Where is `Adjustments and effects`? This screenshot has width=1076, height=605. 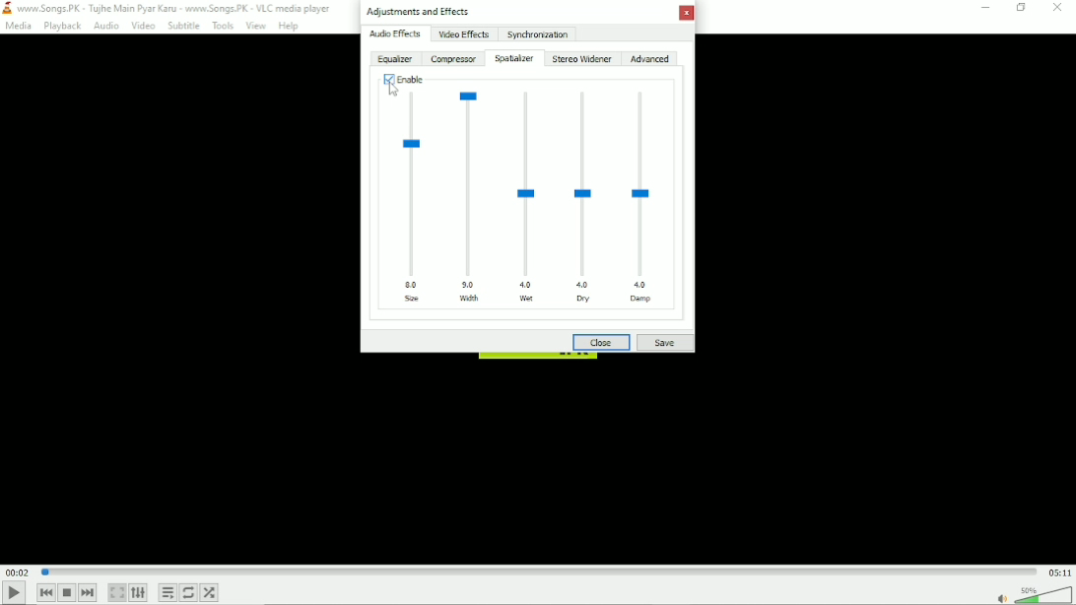 Adjustments and effects is located at coordinates (417, 11).